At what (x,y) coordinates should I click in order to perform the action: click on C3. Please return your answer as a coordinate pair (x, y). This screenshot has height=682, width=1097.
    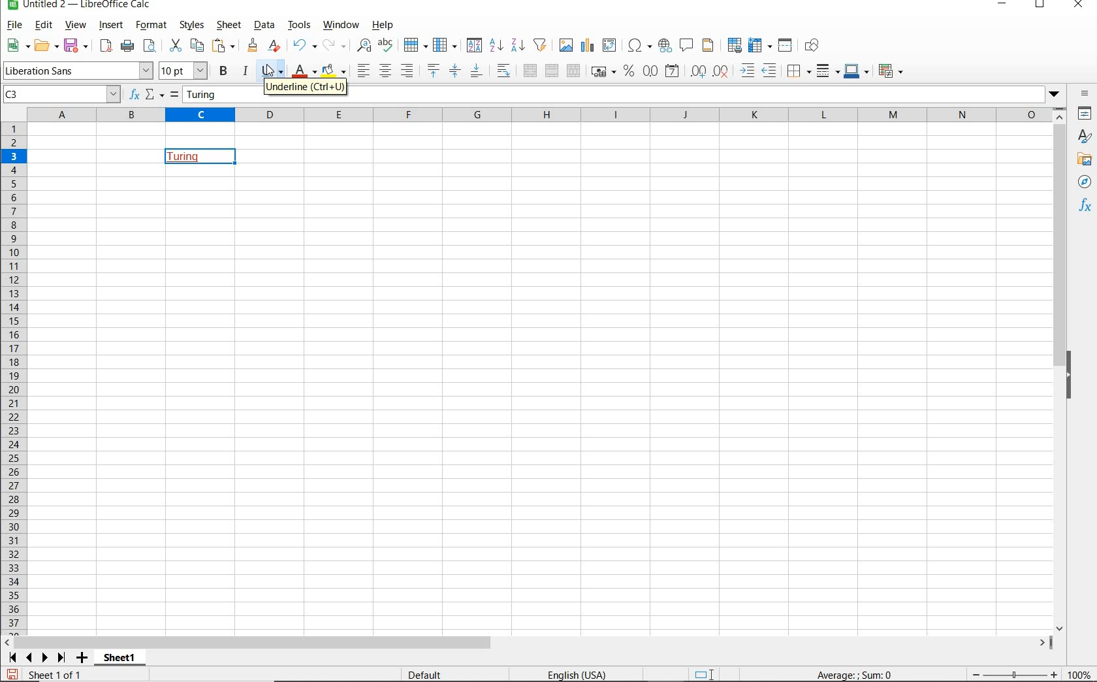
    Looking at the image, I should click on (61, 93).